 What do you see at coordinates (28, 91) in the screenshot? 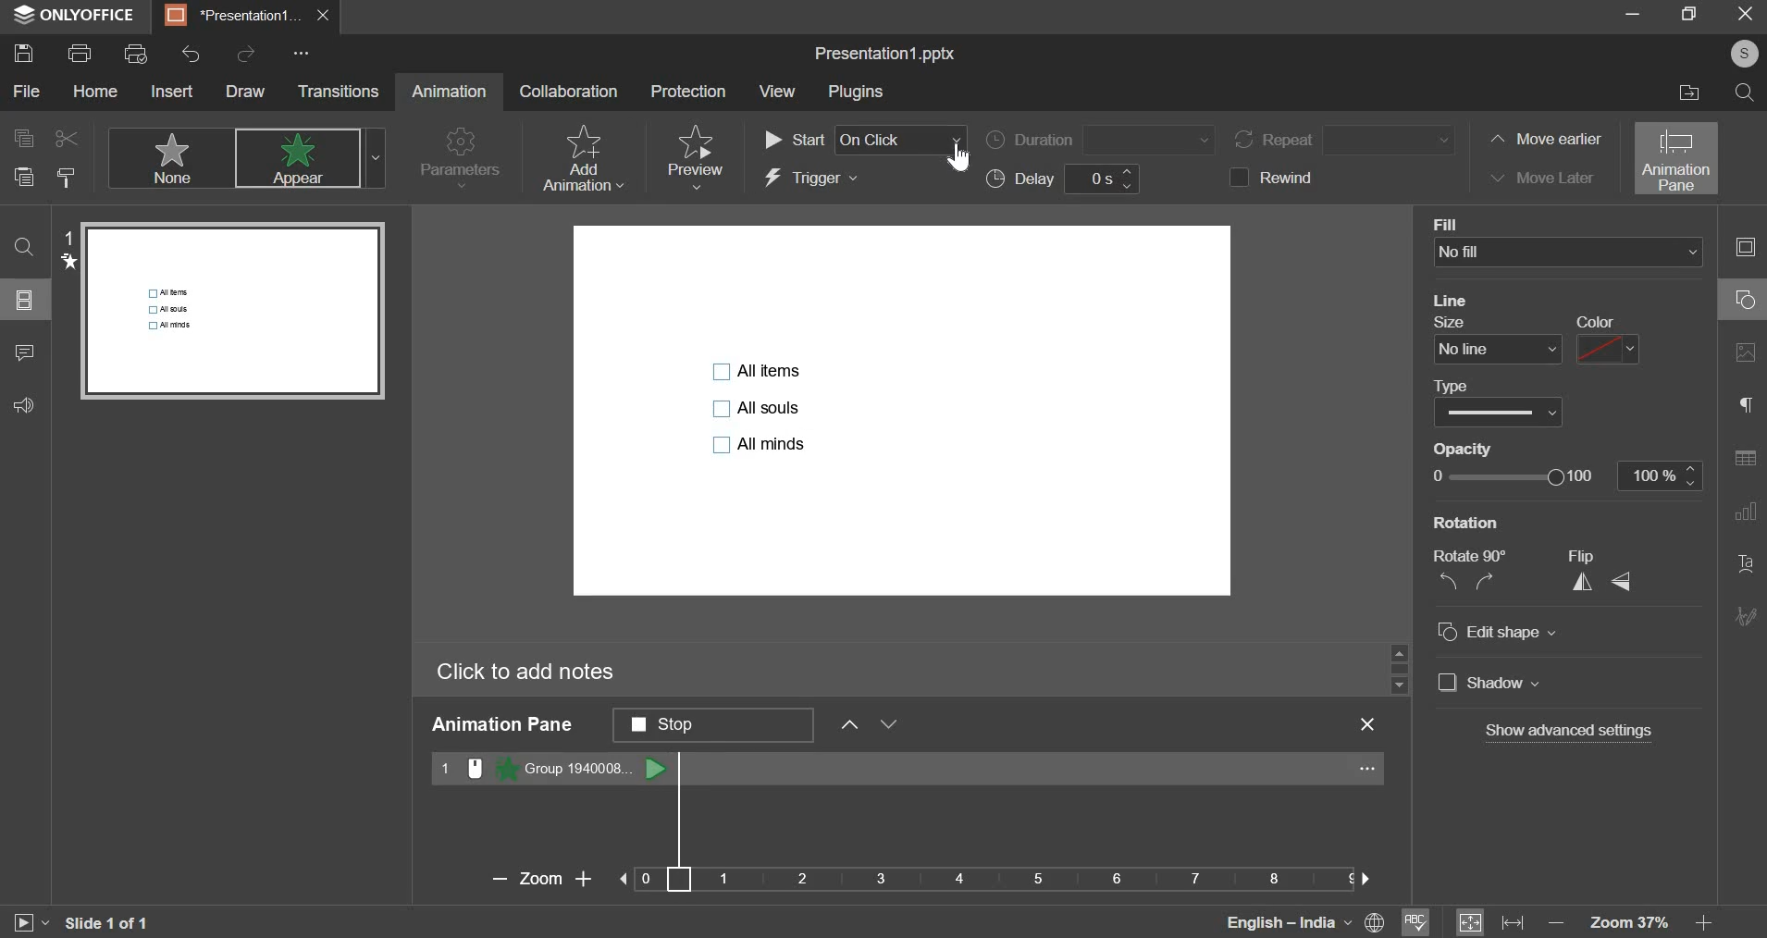
I see `file` at bounding box center [28, 91].